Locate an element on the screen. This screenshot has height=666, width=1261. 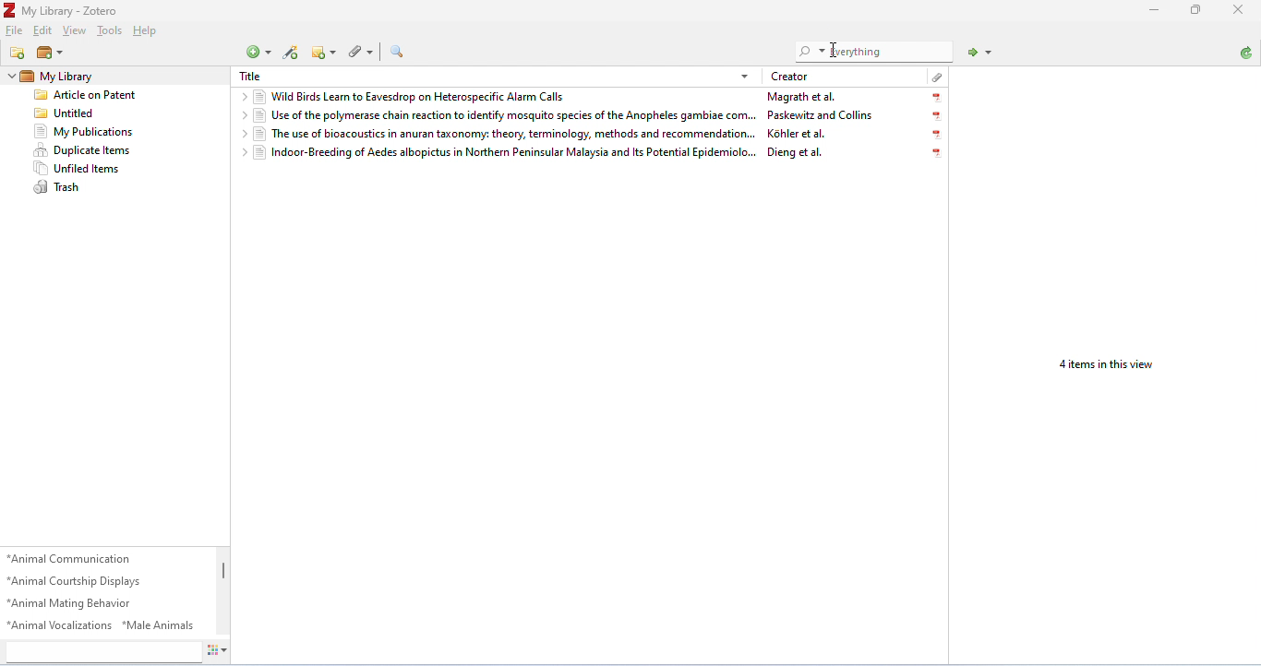
Add Item by Identifier is located at coordinates (289, 54).